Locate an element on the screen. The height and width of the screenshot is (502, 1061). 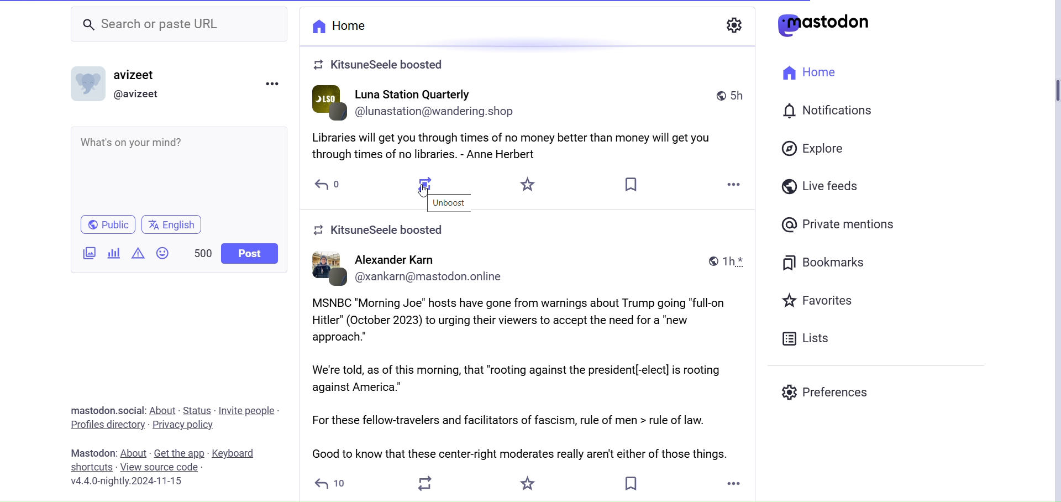
Bookmark is located at coordinates (631, 483).